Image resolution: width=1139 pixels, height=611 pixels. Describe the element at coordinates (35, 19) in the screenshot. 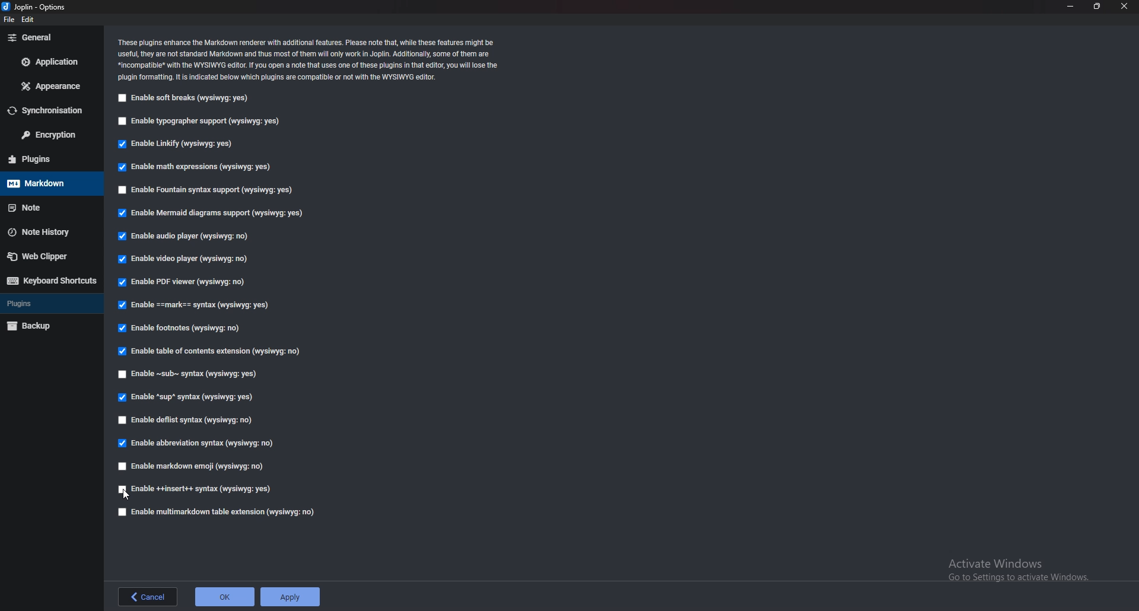

I see `edit` at that location.